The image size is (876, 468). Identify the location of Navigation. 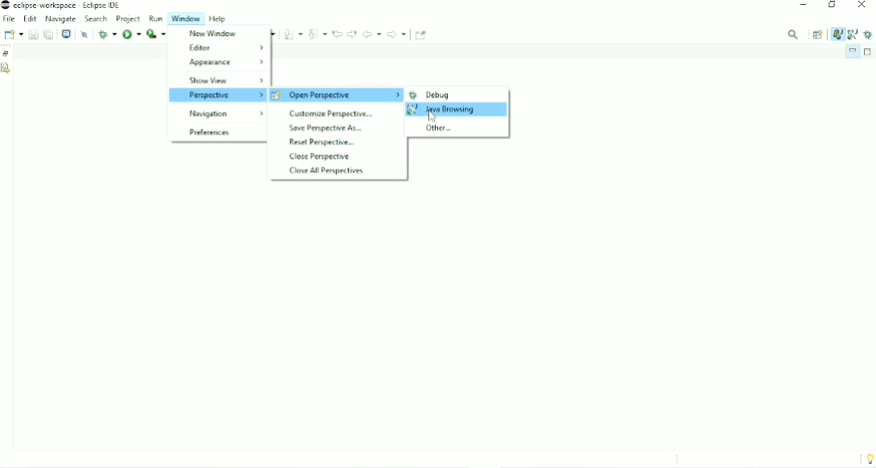
(225, 114).